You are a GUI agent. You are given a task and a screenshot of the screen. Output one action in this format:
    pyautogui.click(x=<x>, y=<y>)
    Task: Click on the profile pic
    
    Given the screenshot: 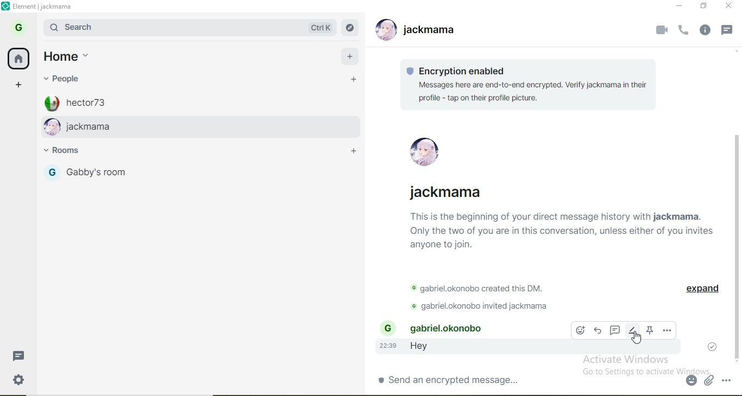 What is the action you would take?
    pyautogui.click(x=424, y=153)
    